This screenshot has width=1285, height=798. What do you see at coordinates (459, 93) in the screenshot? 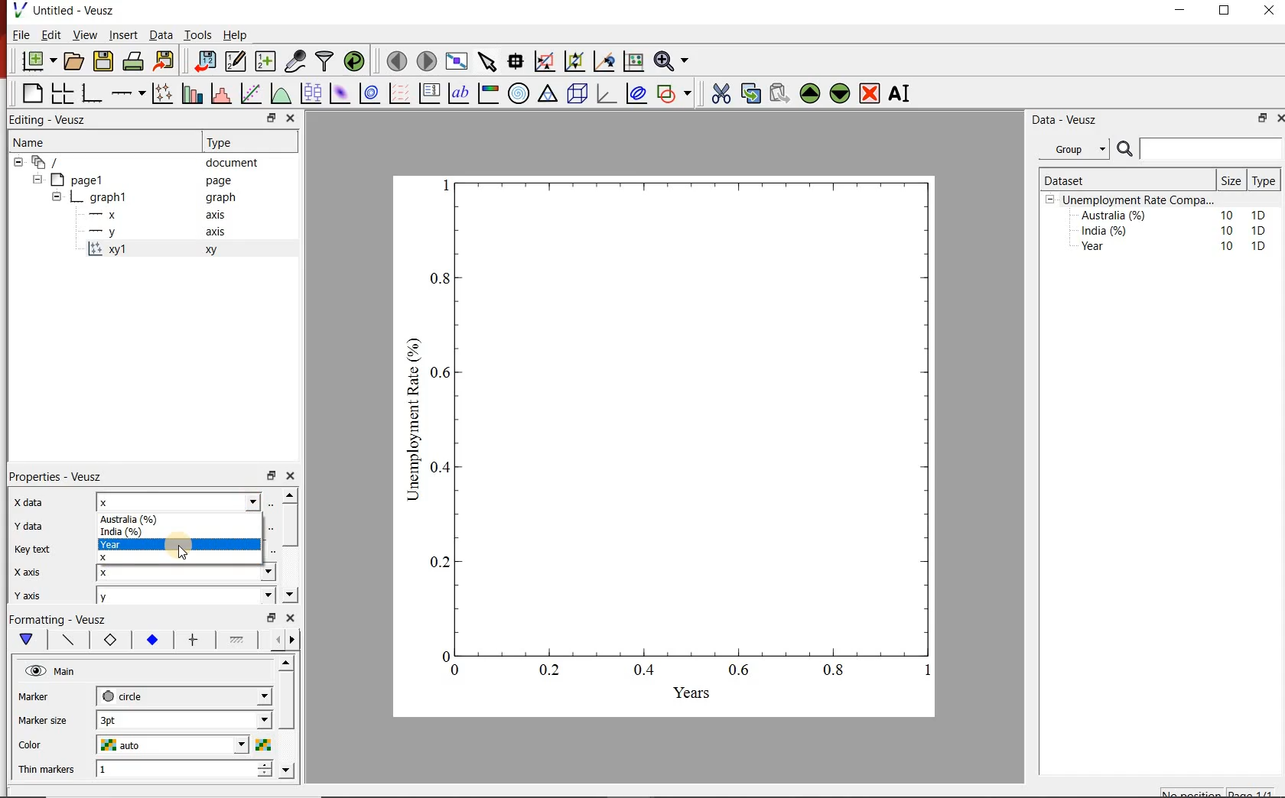
I see `text label` at bounding box center [459, 93].